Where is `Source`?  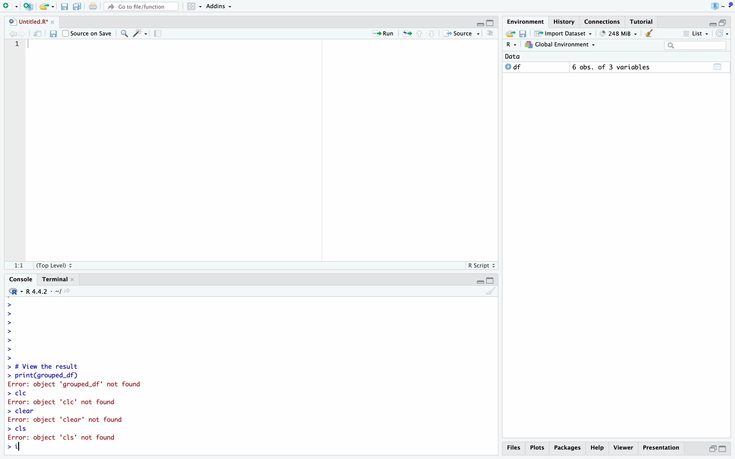 Source is located at coordinates (461, 33).